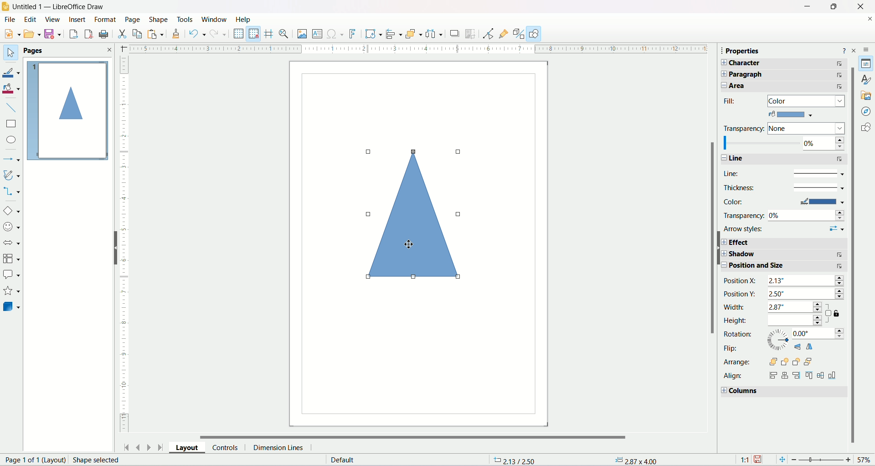 The height and width of the screenshot is (466, 875). I want to click on Maximize, so click(833, 6).